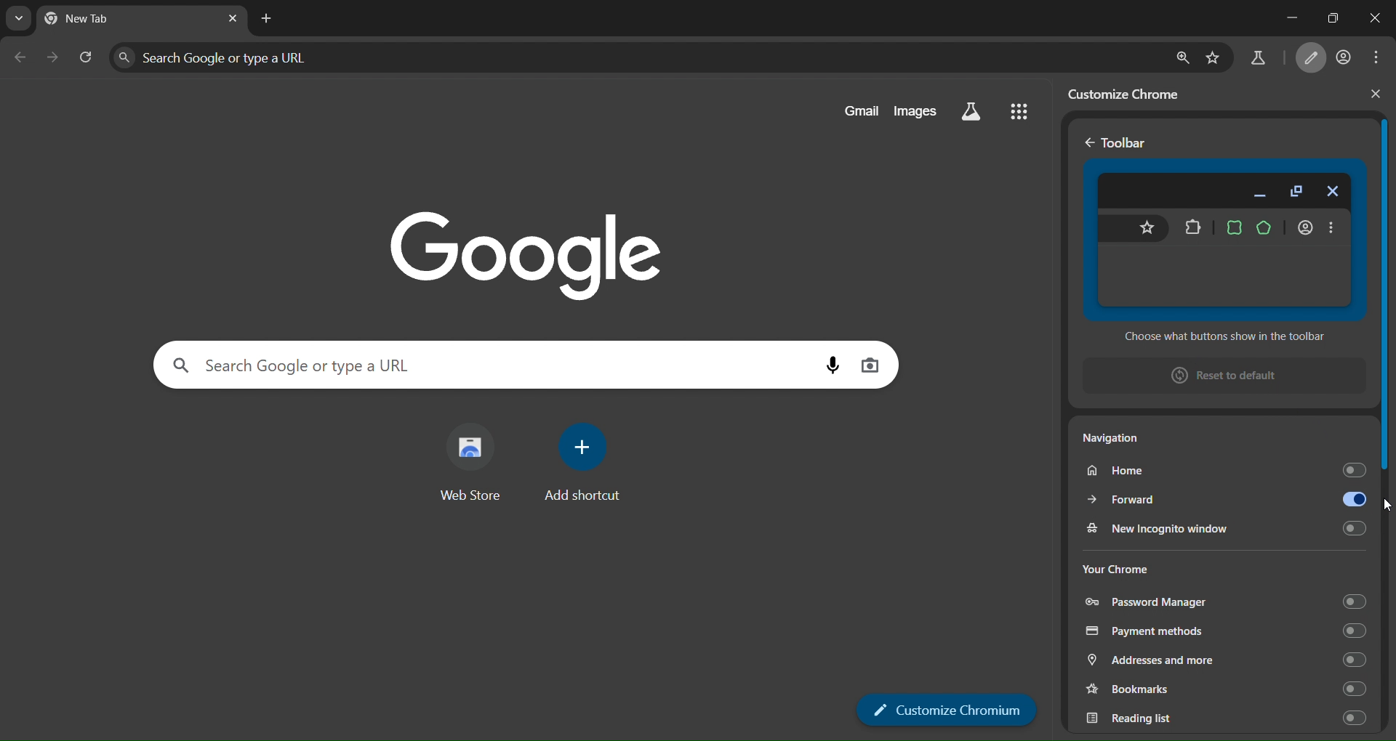 This screenshot has height=741, width=1396. I want to click on close, so click(1376, 94).